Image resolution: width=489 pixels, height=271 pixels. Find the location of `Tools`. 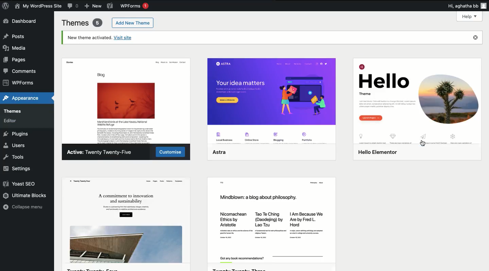

Tools is located at coordinates (13, 156).